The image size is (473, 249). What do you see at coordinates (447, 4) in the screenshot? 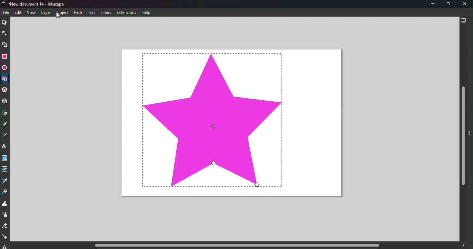
I see `Maximize tool` at bounding box center [447, 4].